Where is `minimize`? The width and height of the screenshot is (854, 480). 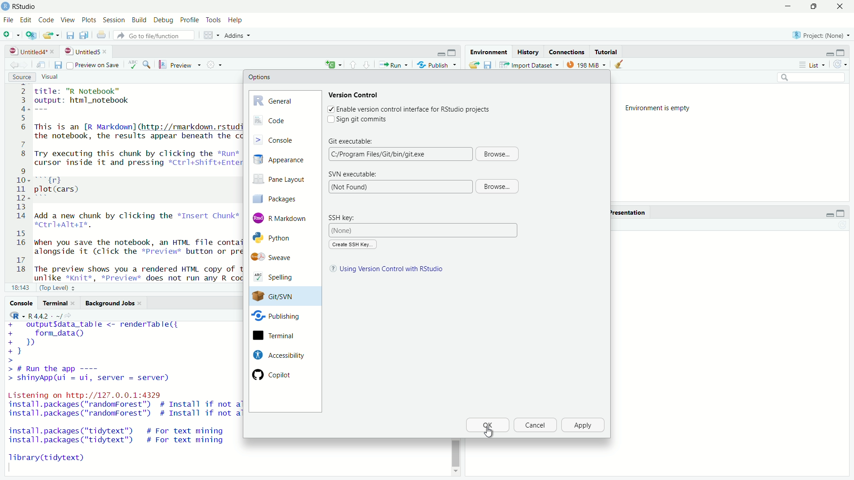 minimize is located at coordinates (441, 53).